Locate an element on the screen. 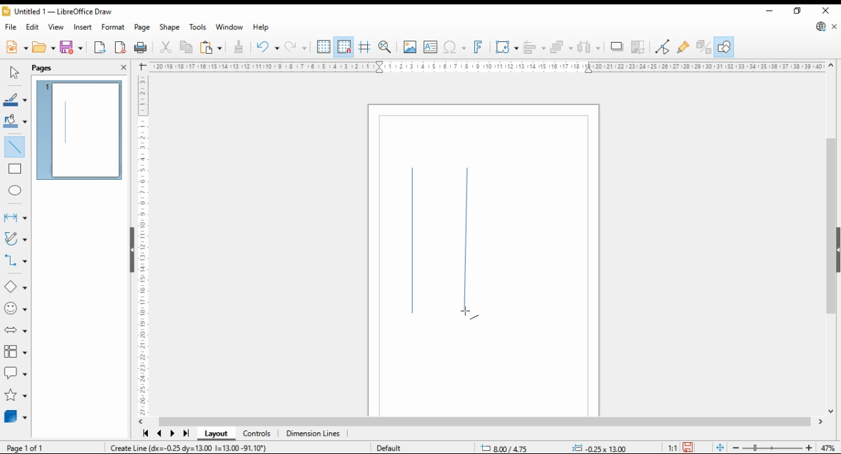 The width and height of the screenshot is (841, 454). help is located at coordinates (261, 28).